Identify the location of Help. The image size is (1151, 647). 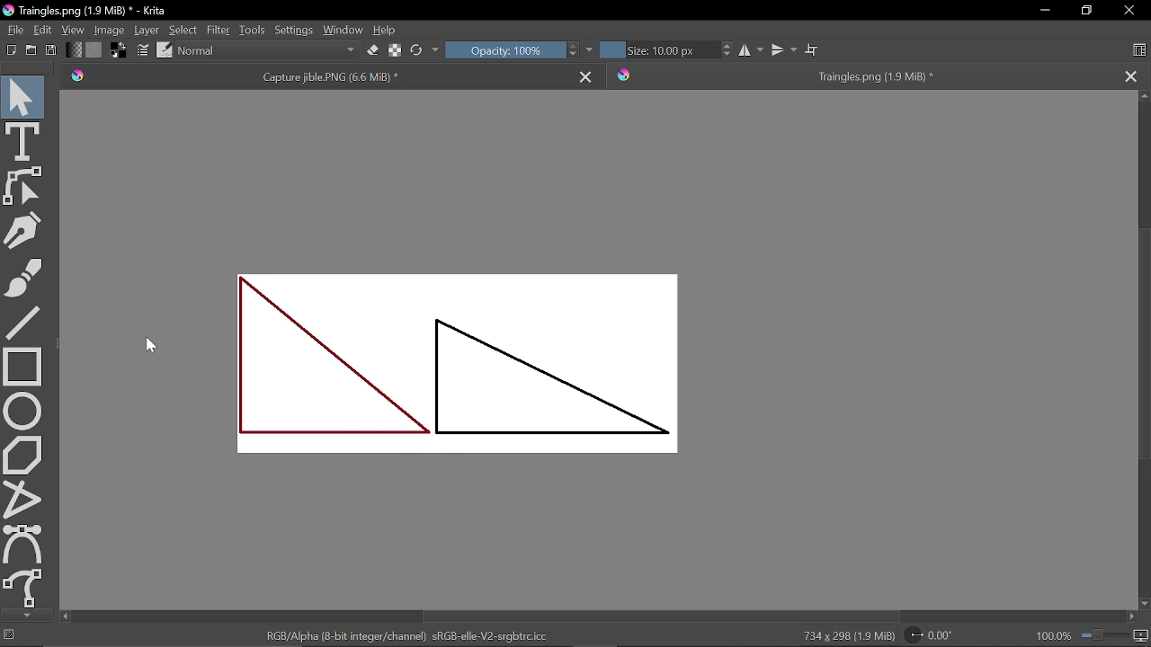
(387, 29).